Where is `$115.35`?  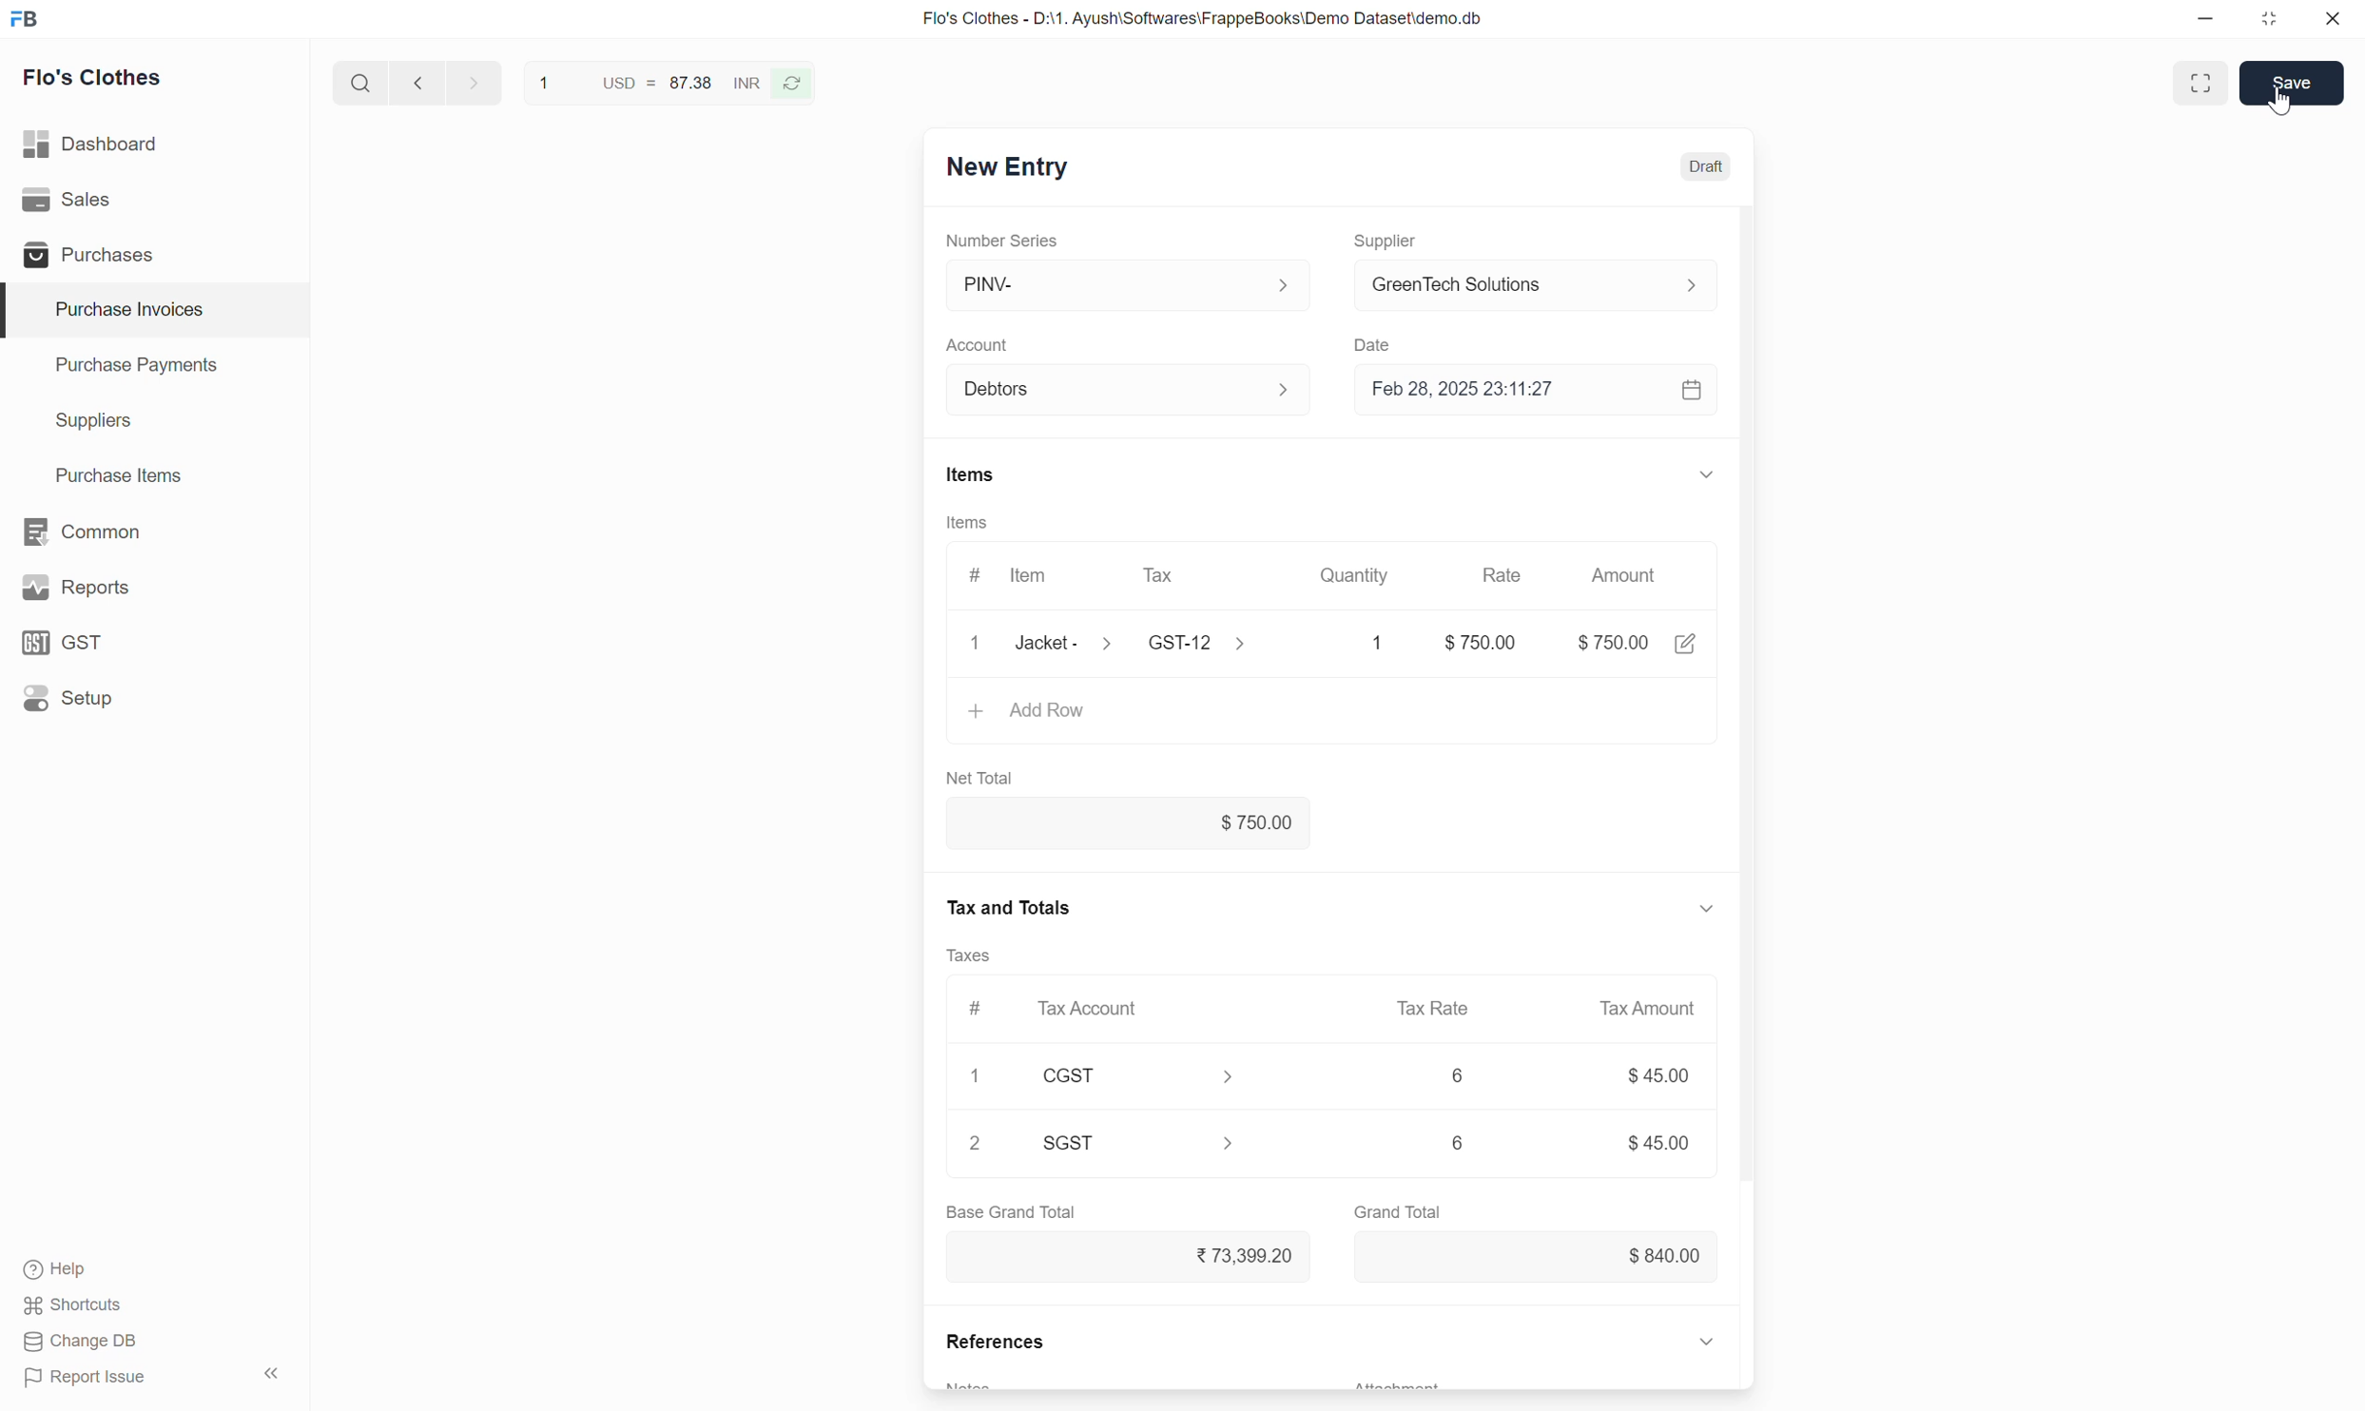 $115.35 is located at coordinates (1539, 1257).